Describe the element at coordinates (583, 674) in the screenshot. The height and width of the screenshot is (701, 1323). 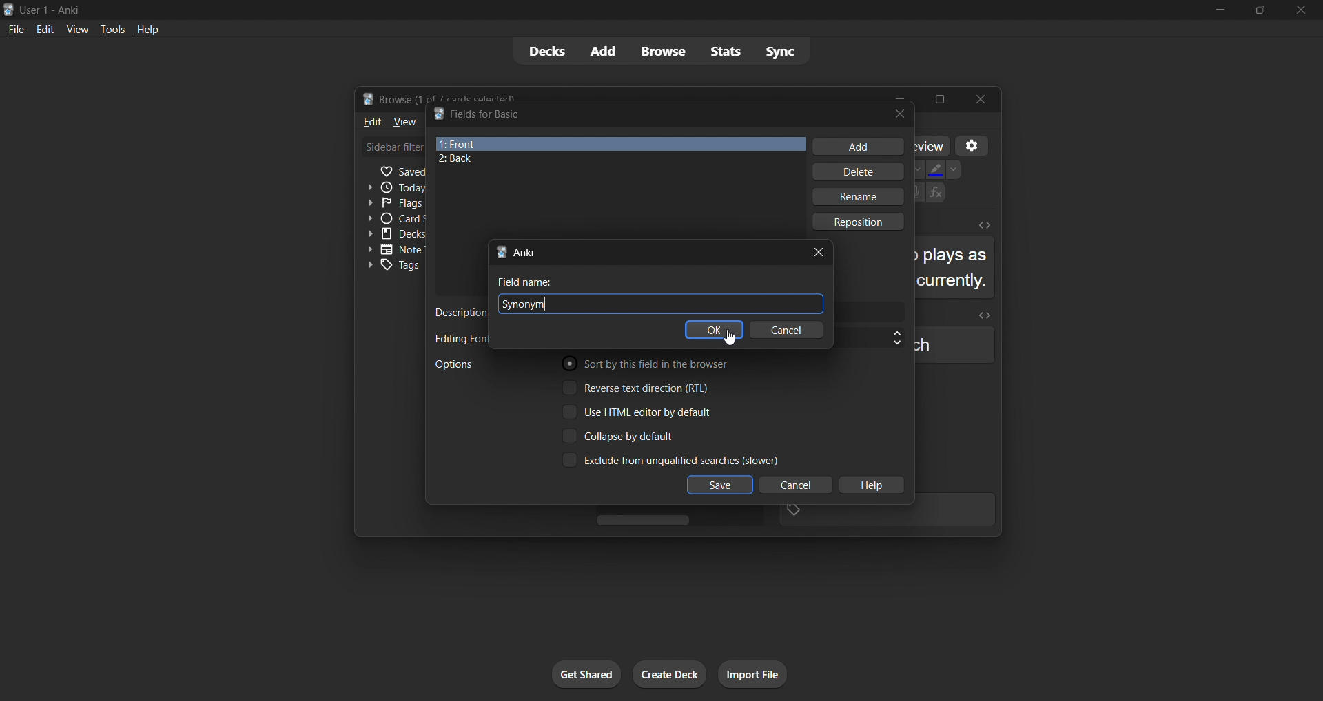
I see `get shared` at that location.